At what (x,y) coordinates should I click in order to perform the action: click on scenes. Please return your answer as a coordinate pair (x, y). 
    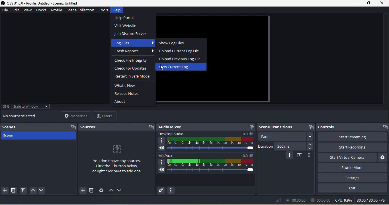
    Looking at the image, I should click on (40, 127).